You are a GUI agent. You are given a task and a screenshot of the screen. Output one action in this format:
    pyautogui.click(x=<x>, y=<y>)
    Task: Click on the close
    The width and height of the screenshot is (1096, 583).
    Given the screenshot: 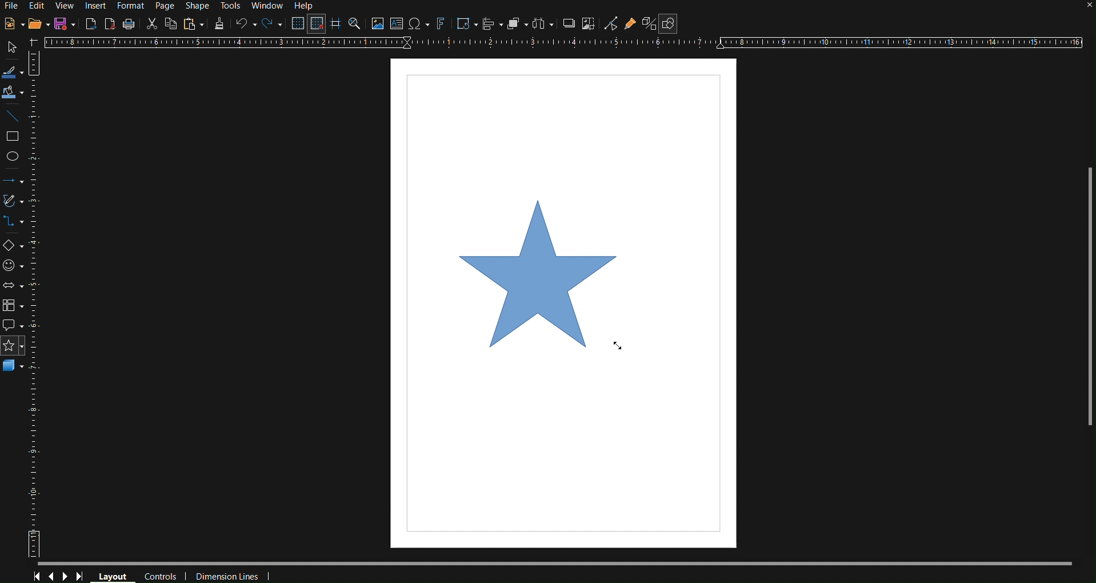 What is the action you would take?
    pyautogui.click(x=1079, y=9)
    